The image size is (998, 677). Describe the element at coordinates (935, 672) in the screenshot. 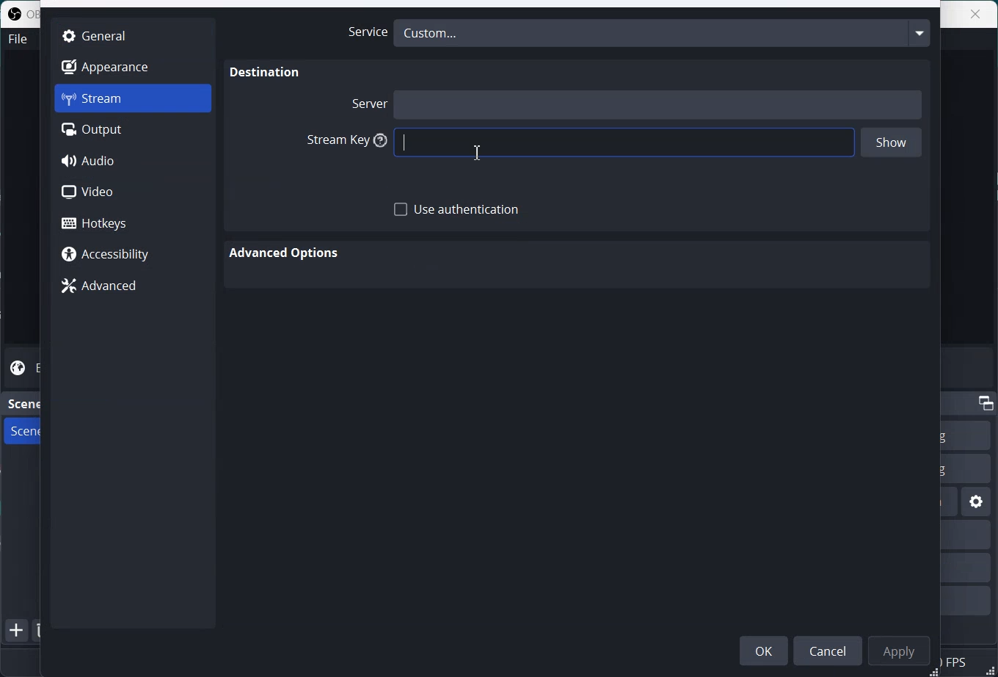

I see `Window adjuster` at that location.